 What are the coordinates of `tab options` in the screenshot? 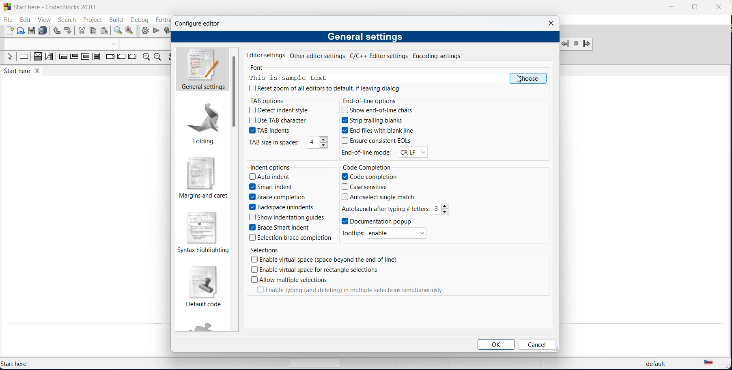 It's located at (271, 101).